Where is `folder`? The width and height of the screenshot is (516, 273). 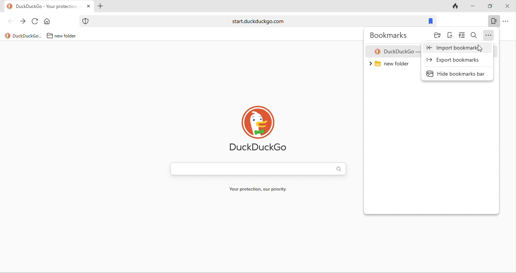
folder is located at coordinates (437, 36).